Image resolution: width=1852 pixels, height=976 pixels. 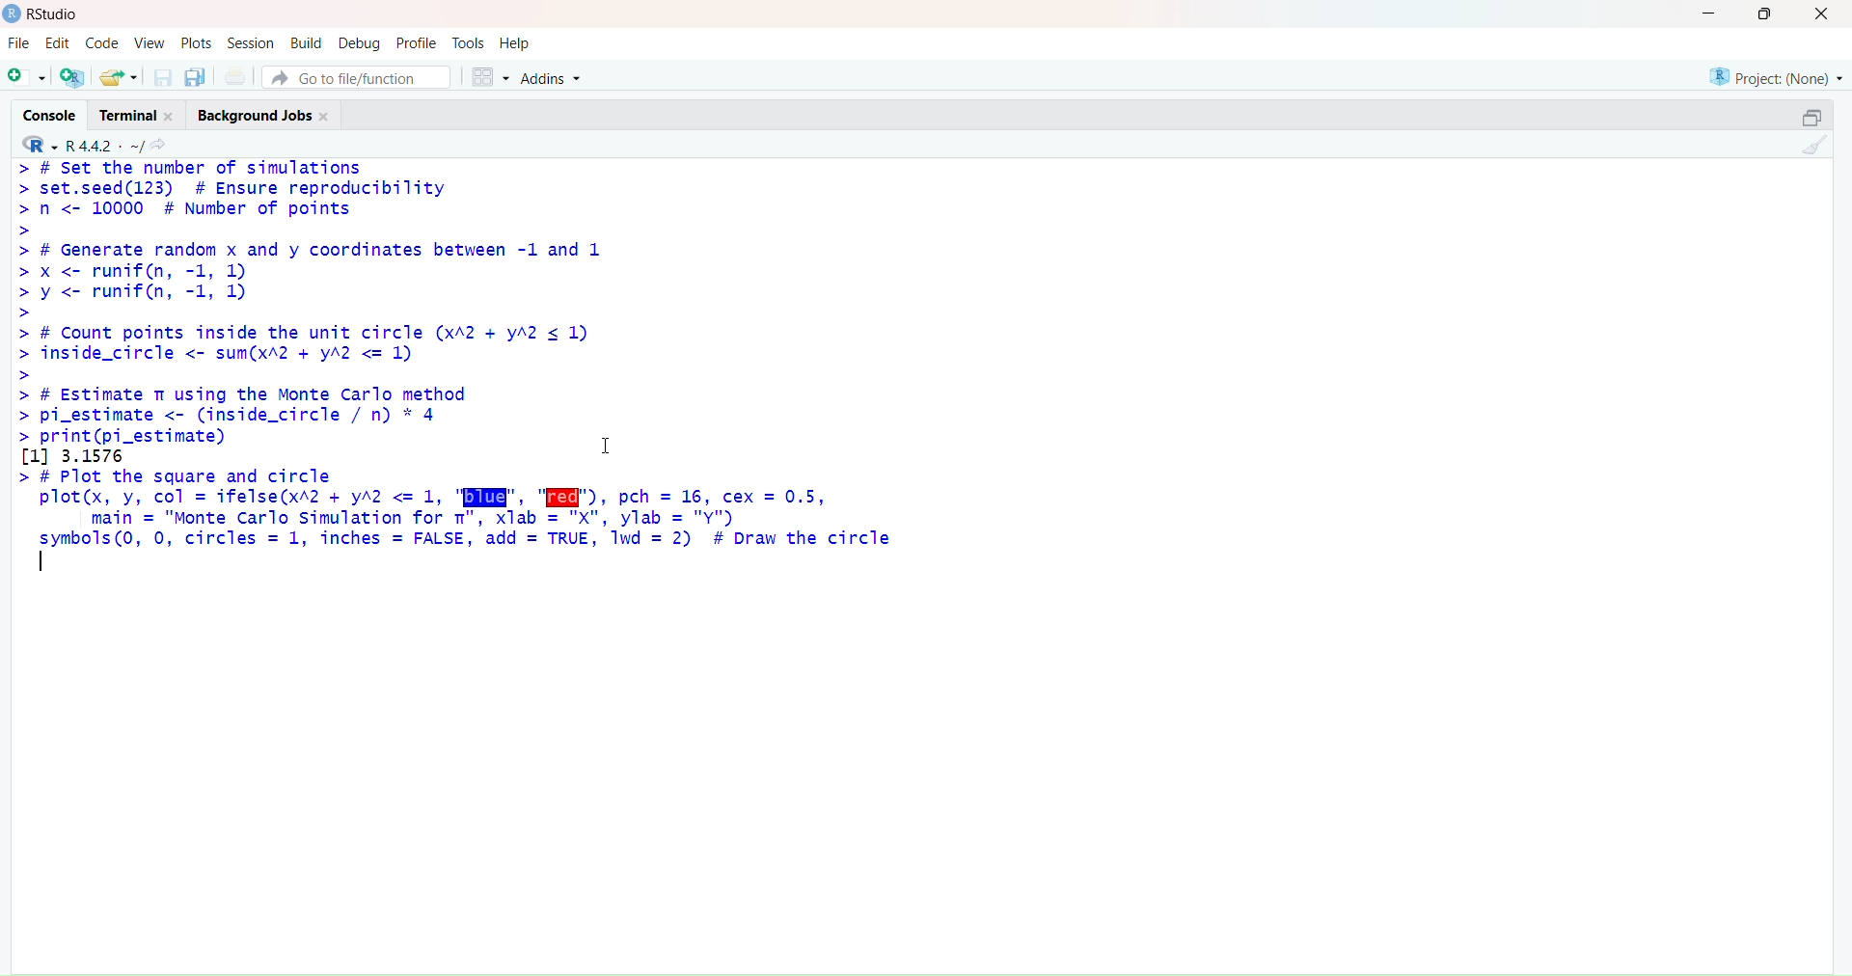 I want to click on Project (Note), so click(x=1769, y=77).